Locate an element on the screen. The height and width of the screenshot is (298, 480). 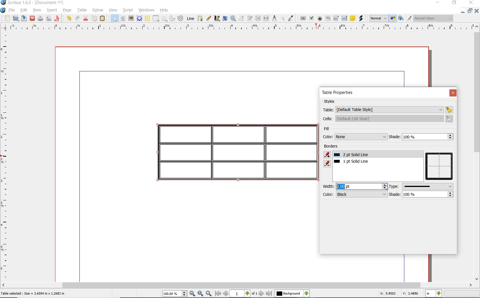
windows is located at coordinates (147, 10).